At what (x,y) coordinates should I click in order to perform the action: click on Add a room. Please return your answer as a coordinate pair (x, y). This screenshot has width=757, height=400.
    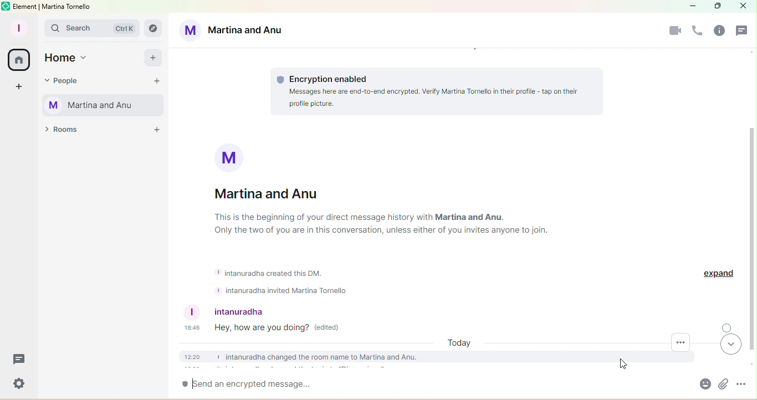
    Looking at the image, I should click on (157, 130).